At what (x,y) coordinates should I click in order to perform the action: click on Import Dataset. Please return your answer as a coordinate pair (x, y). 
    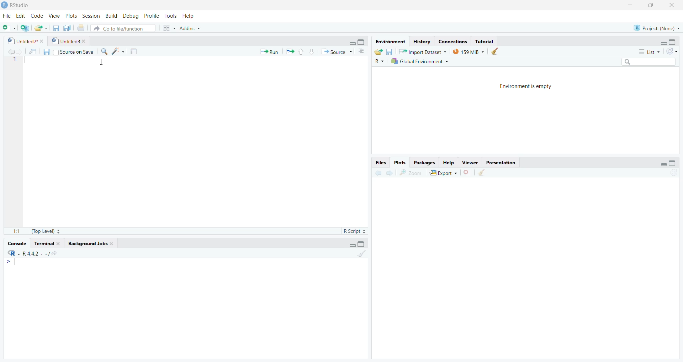
    Looking at the image, I should click on (423, 52).